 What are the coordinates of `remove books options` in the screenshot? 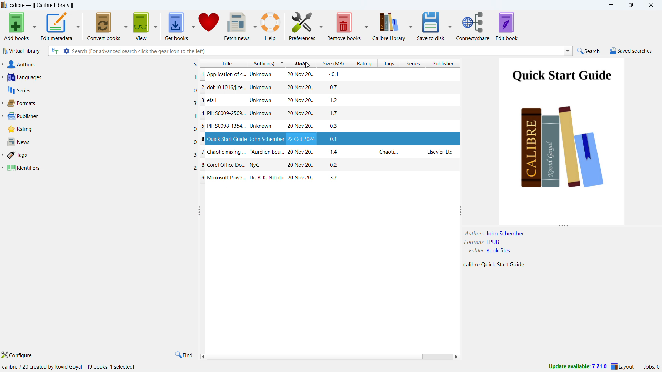 It's located at (366, 25).